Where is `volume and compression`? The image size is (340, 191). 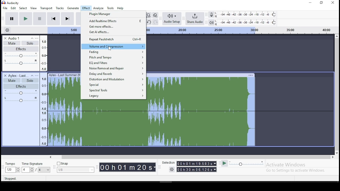
volume and compression is located at coordinates (113, 47).